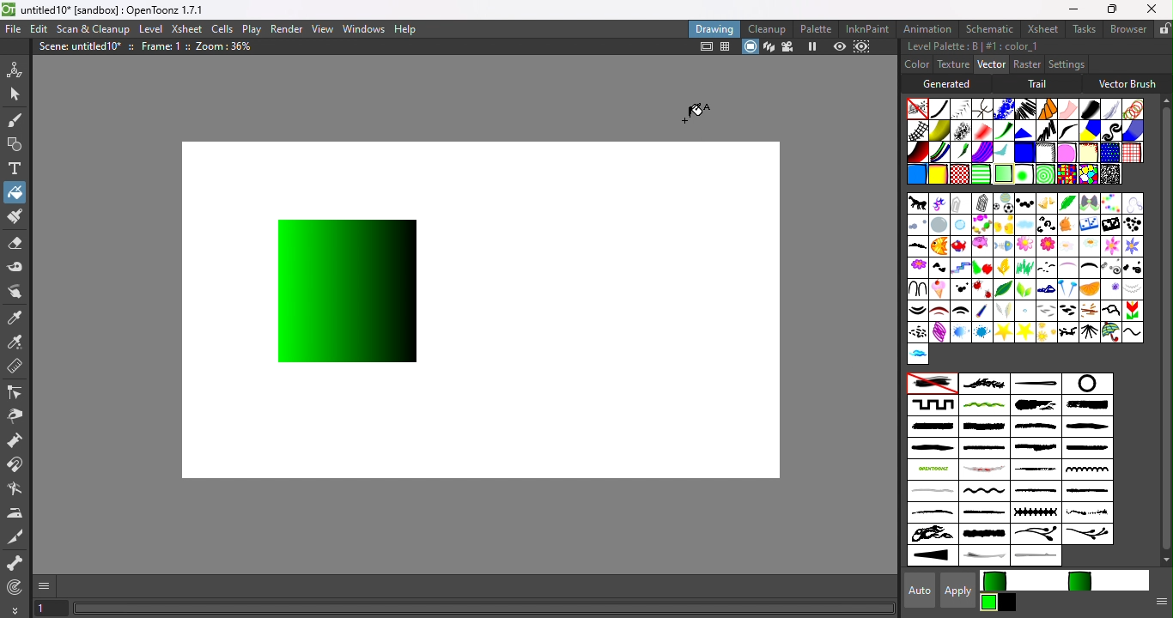 The image size is (1173, 618). What do you see at coordinates (1089, 311) in the screenshot?
I see `sang` at bounding box center [1089, 311].